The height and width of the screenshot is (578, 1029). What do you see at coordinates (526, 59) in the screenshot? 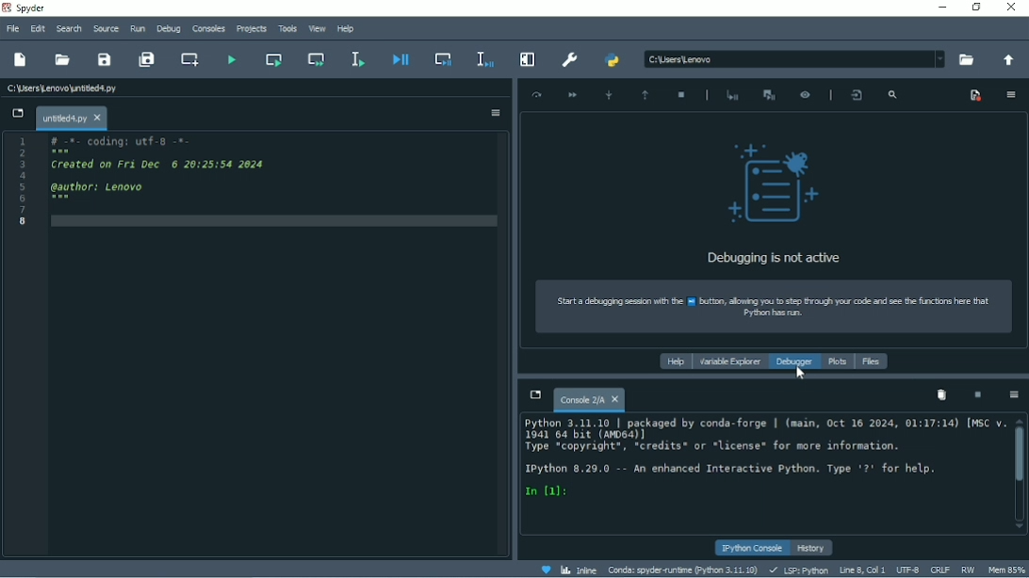
I see `Maximize current pane` at bounding box center [526, 59].